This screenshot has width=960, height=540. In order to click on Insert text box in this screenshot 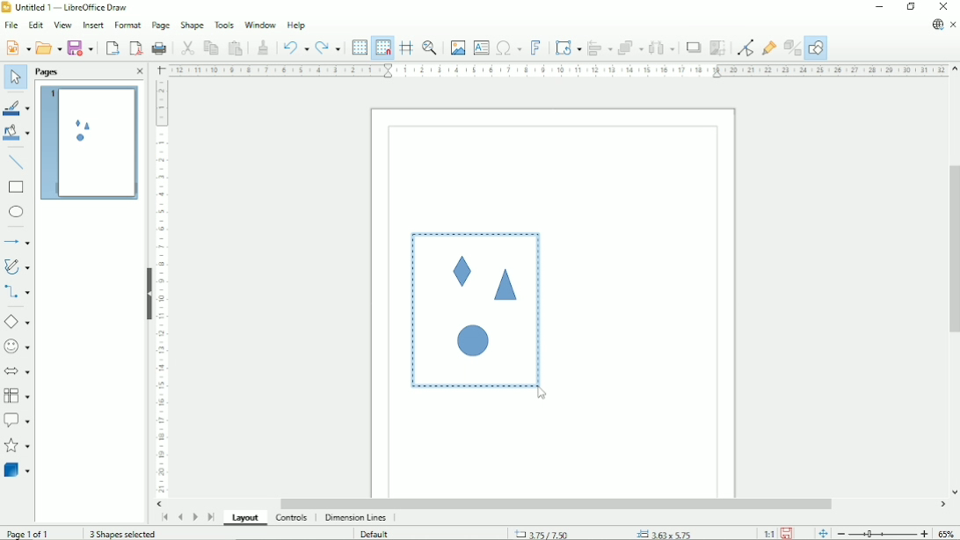, I will do `click(481, 47)`.